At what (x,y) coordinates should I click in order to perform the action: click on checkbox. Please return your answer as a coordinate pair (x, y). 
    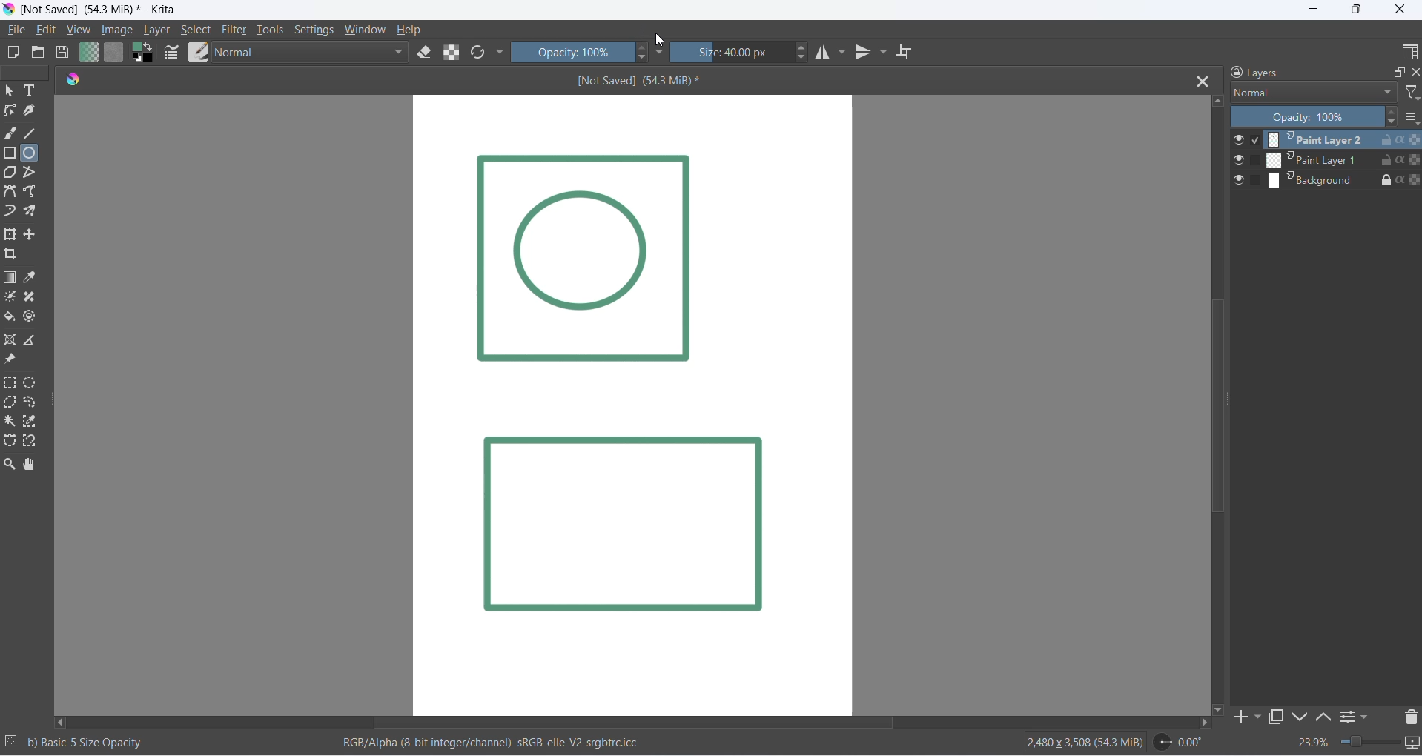
    Looking at the image, I should click on (1254, 178).